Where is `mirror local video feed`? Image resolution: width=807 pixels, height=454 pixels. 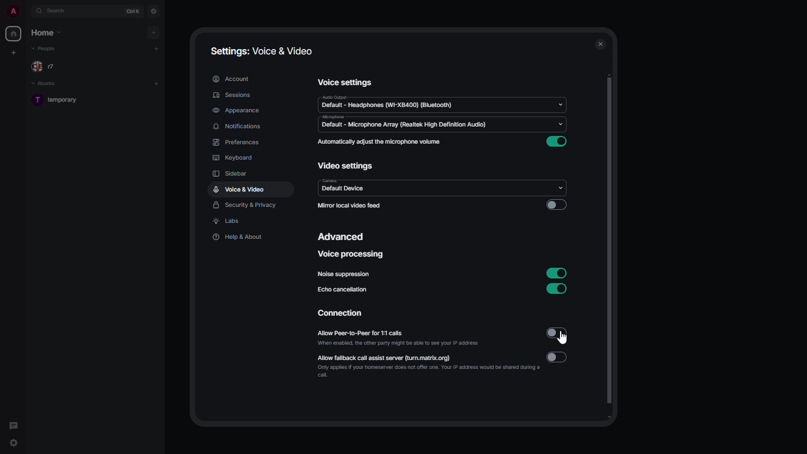
mirror local video feed is located at coordinates (352, 206).